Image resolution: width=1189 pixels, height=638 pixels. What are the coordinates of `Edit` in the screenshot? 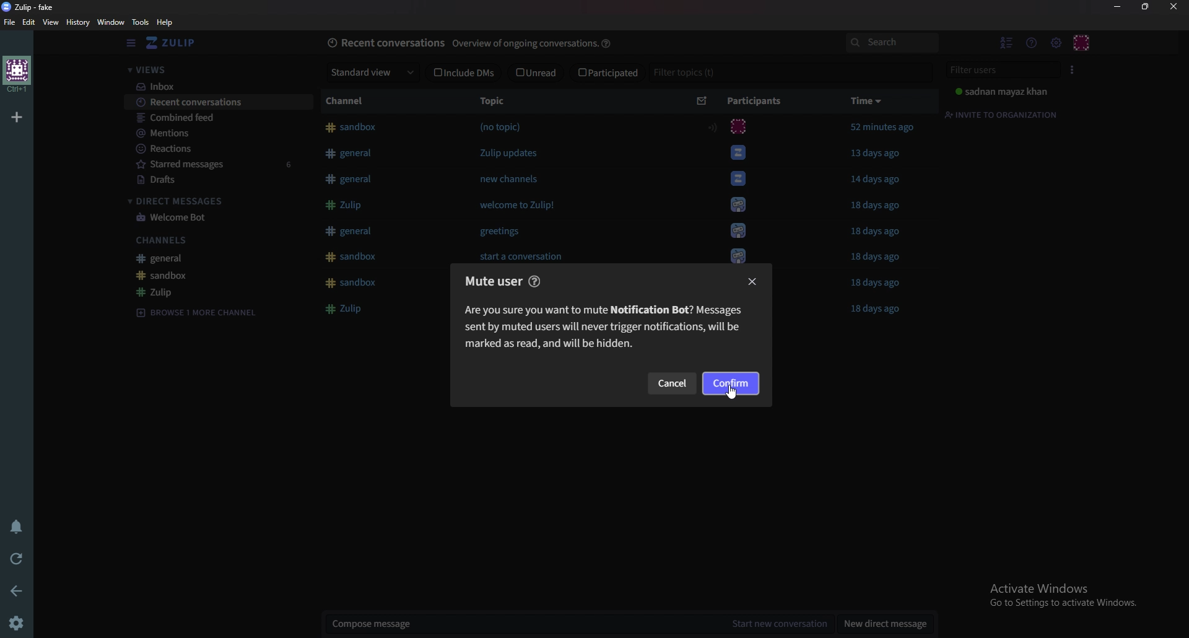 It's located at (30, 23).